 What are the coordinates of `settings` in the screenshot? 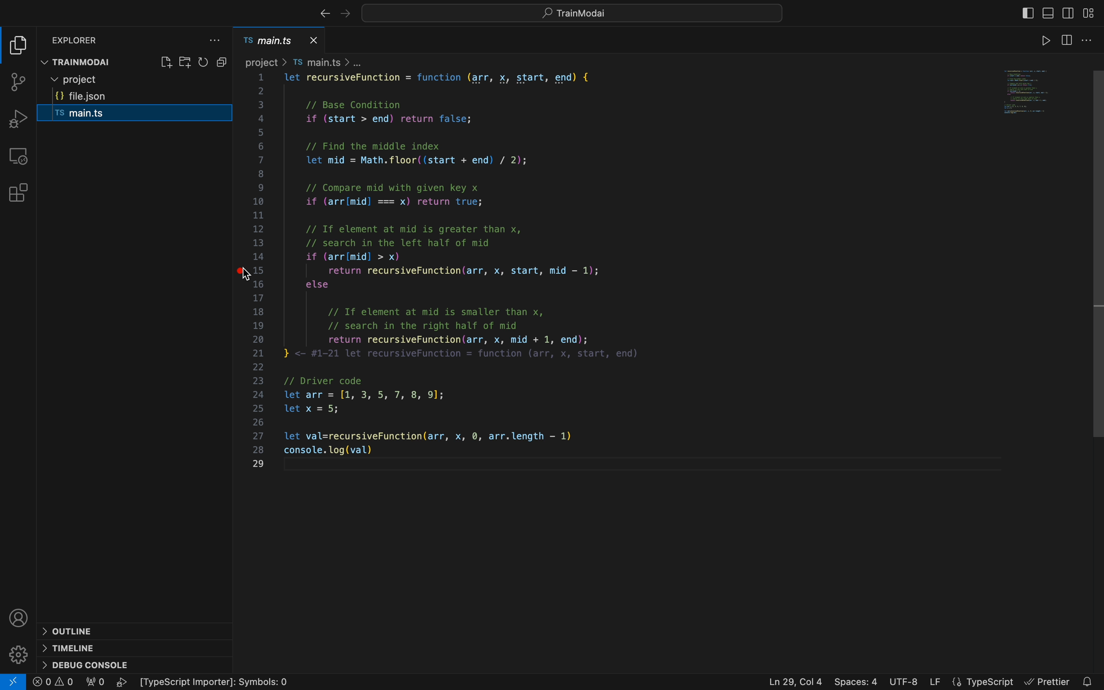 It's located at (17, 656).